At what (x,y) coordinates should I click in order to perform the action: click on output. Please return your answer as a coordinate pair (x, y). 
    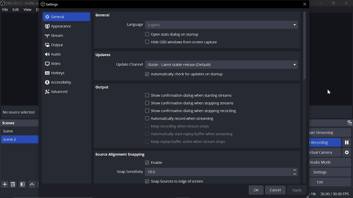
    Looking at the image, I should click on (103, 87).